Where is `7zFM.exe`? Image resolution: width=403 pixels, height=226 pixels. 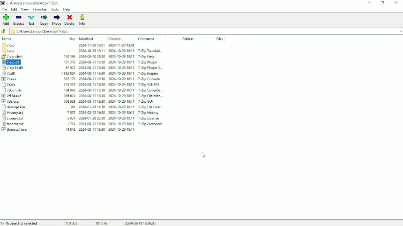
7zFM.exe is located at coordinates (15, 96).